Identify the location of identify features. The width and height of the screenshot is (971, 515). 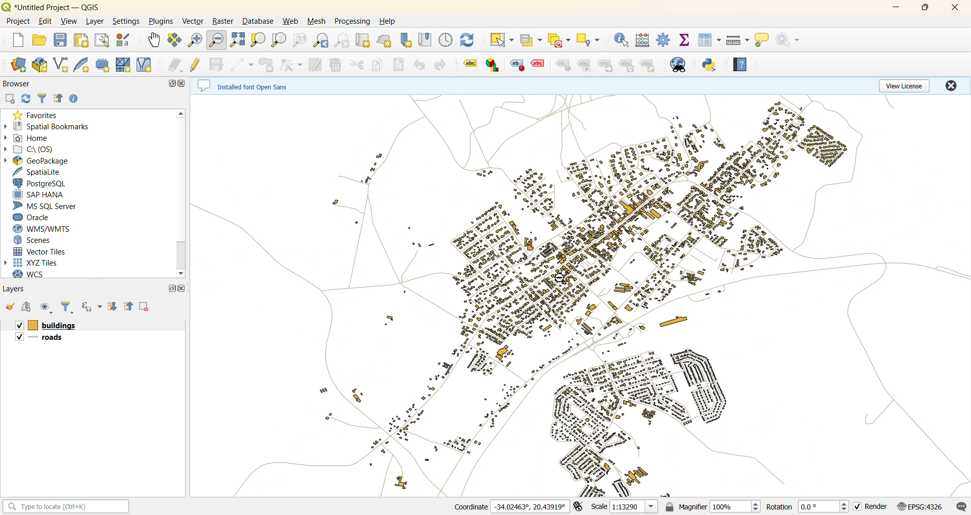
(622, 40).